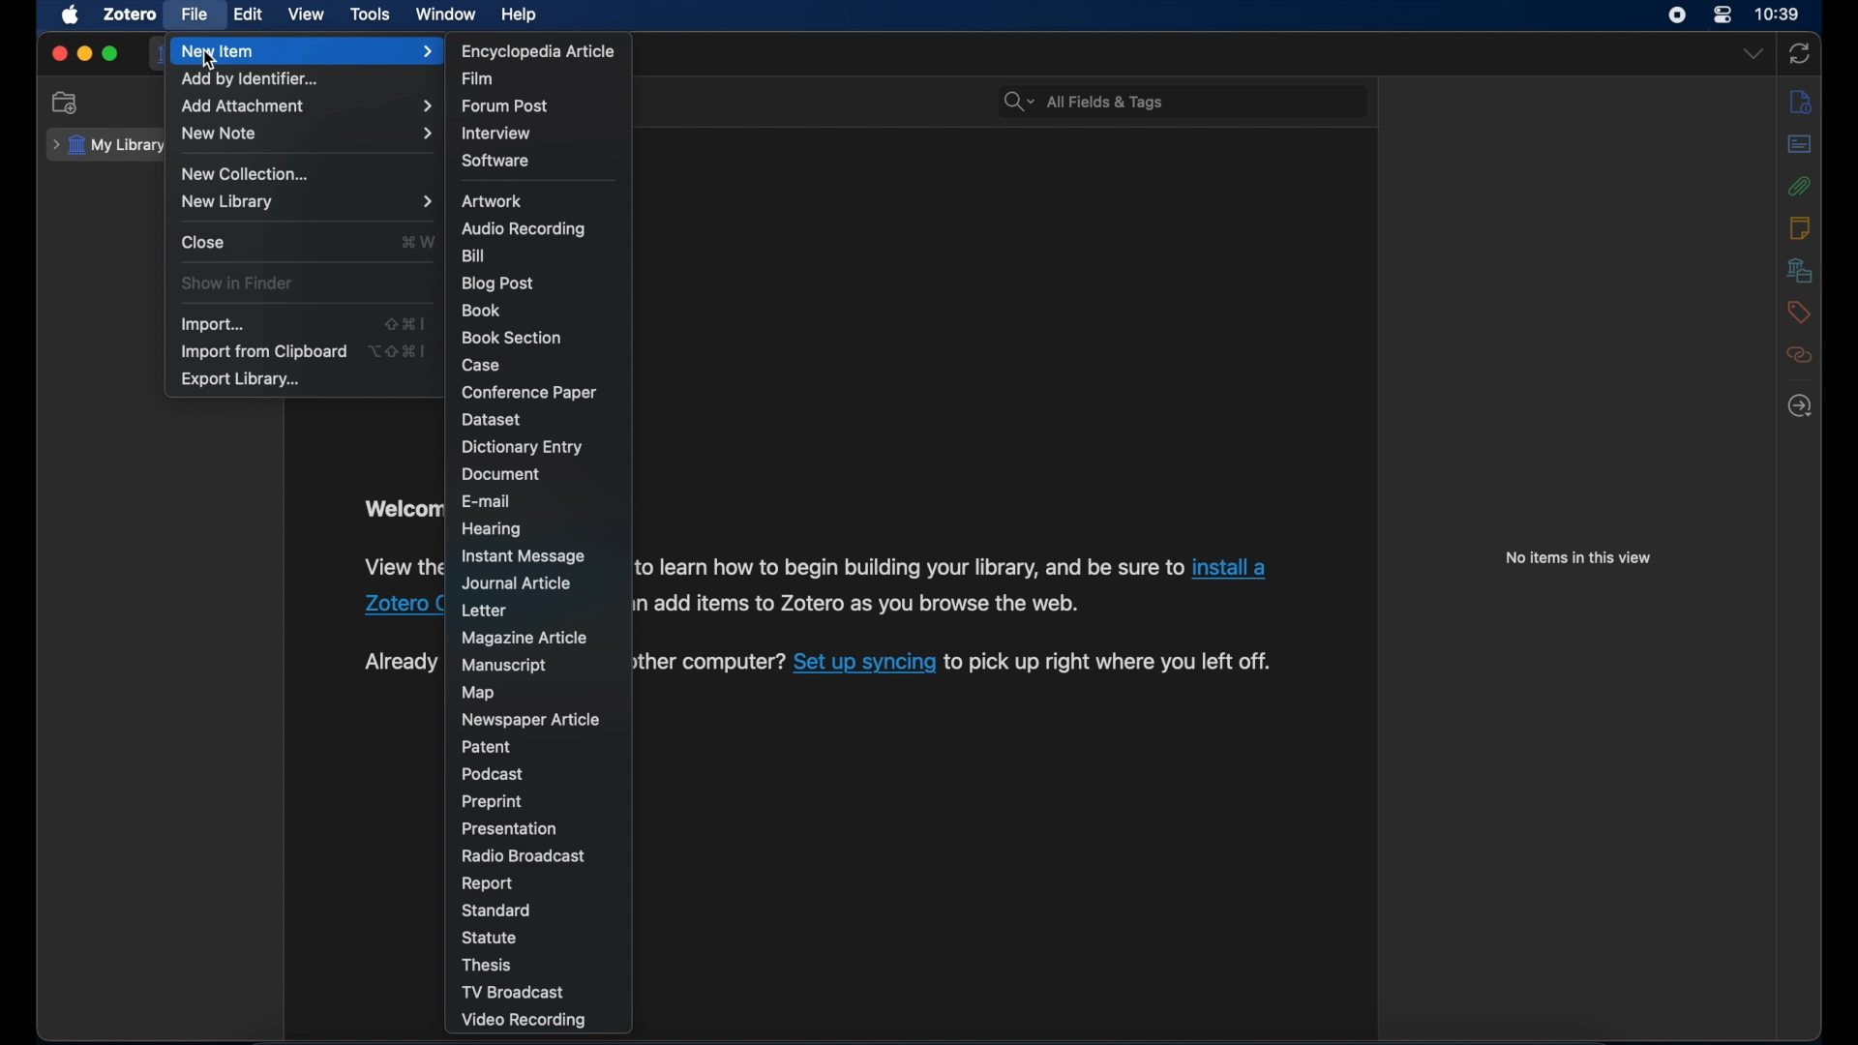 The width and height of the screenshot is (1858, 1045). What do you see at coordinates (510, 107) in the screenshot?
I see `forum post` at bounding box center [510, 107].